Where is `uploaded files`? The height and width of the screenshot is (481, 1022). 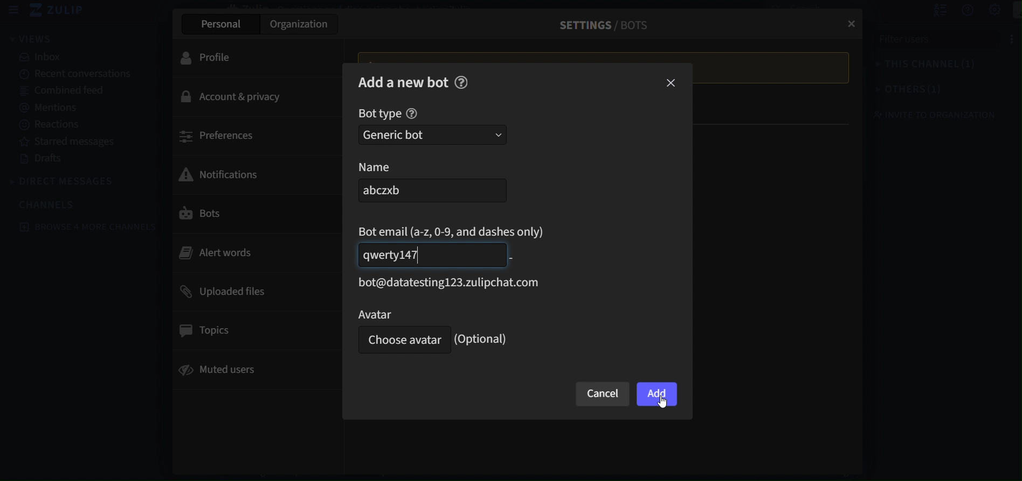 uploaded files is located at coordinates (253, 291).